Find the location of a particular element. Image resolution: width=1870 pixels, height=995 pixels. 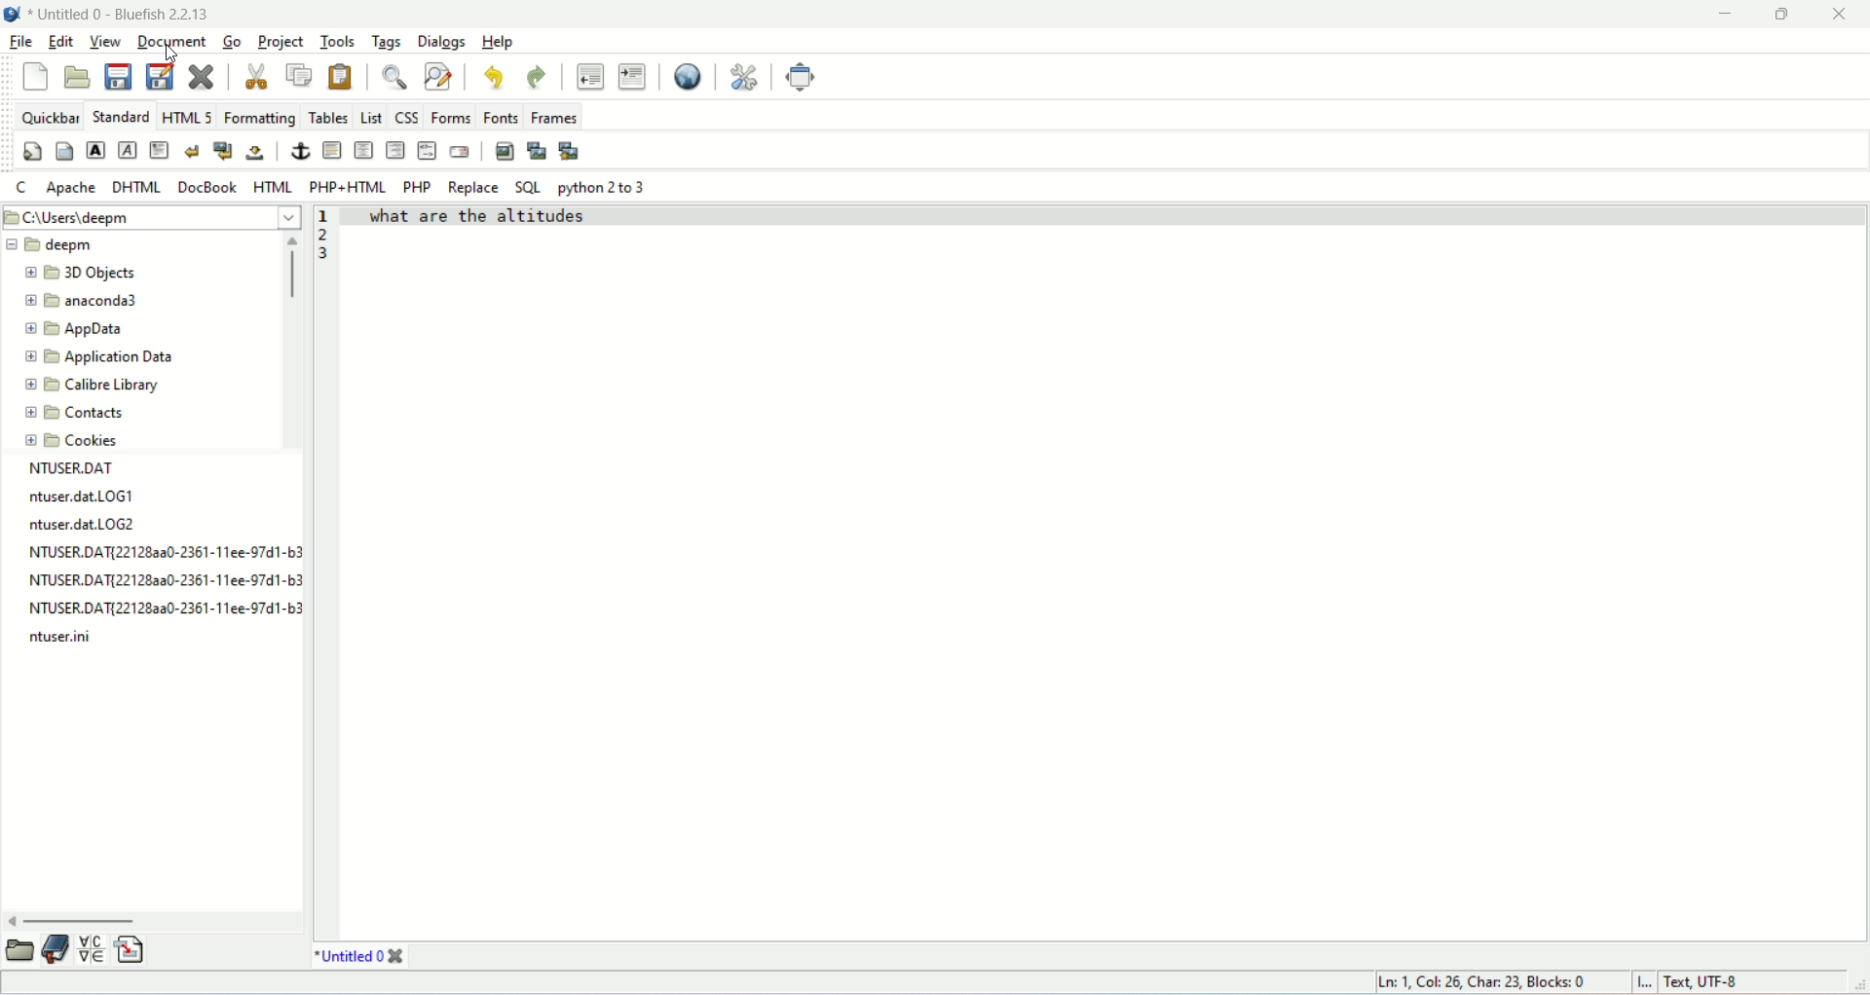

paste is located at coordinates (336, 75).